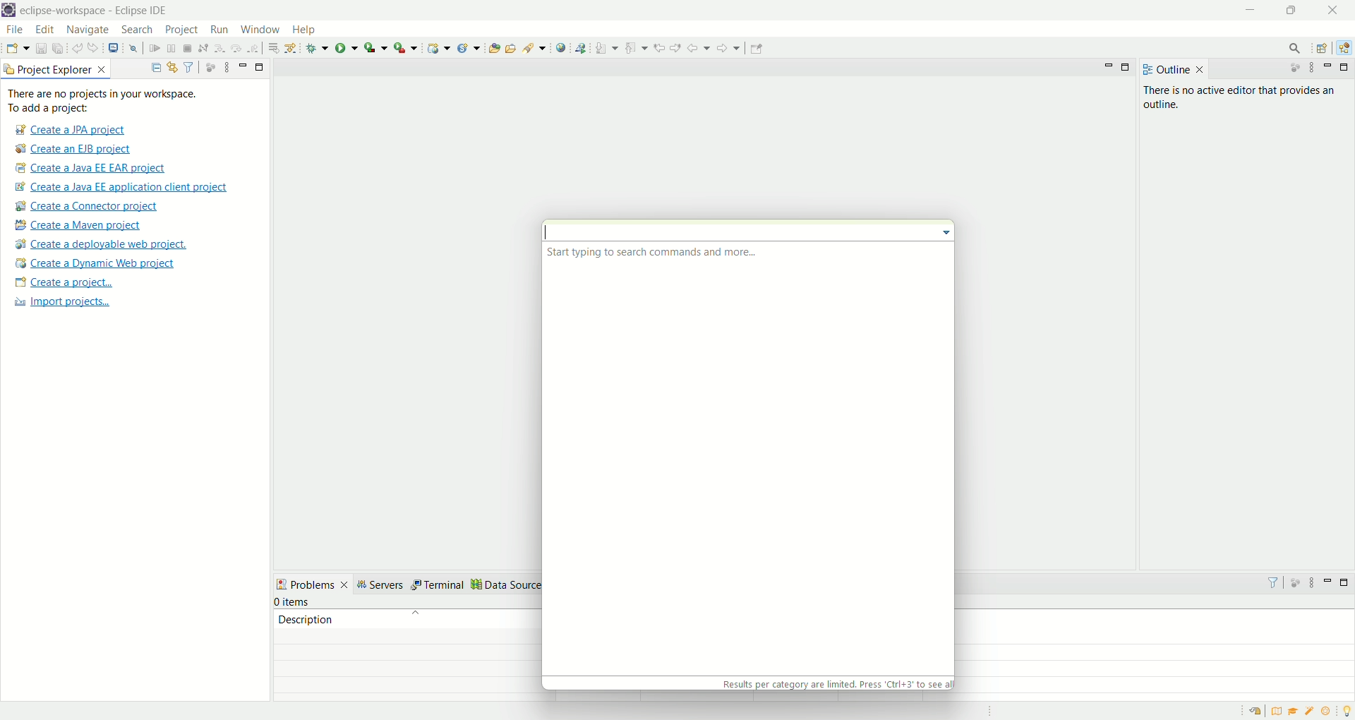 The image size is (1355, 720). What do you see at coordinates (95, 265) in the screenshot?
I see `create a dynamic web project` at bounding box center [95, 265].